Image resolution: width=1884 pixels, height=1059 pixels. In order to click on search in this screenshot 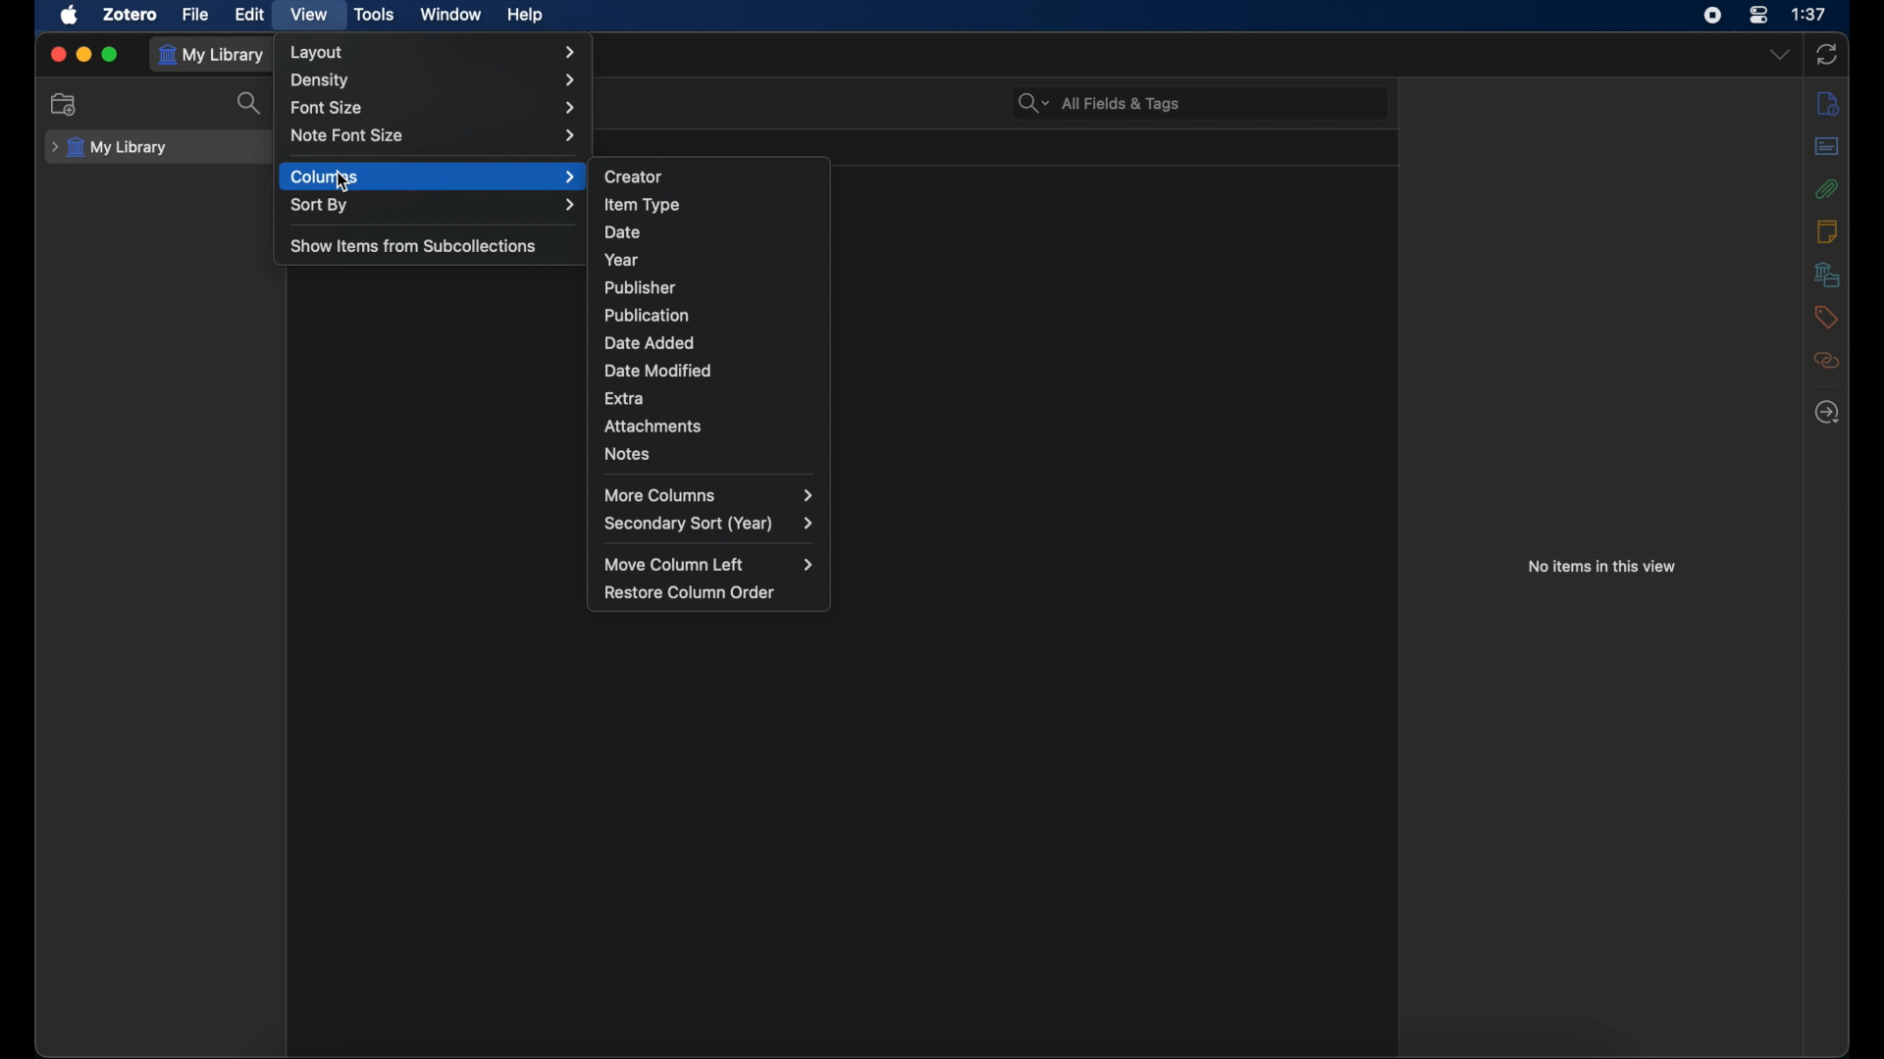, I will do `click(250, 108)`.